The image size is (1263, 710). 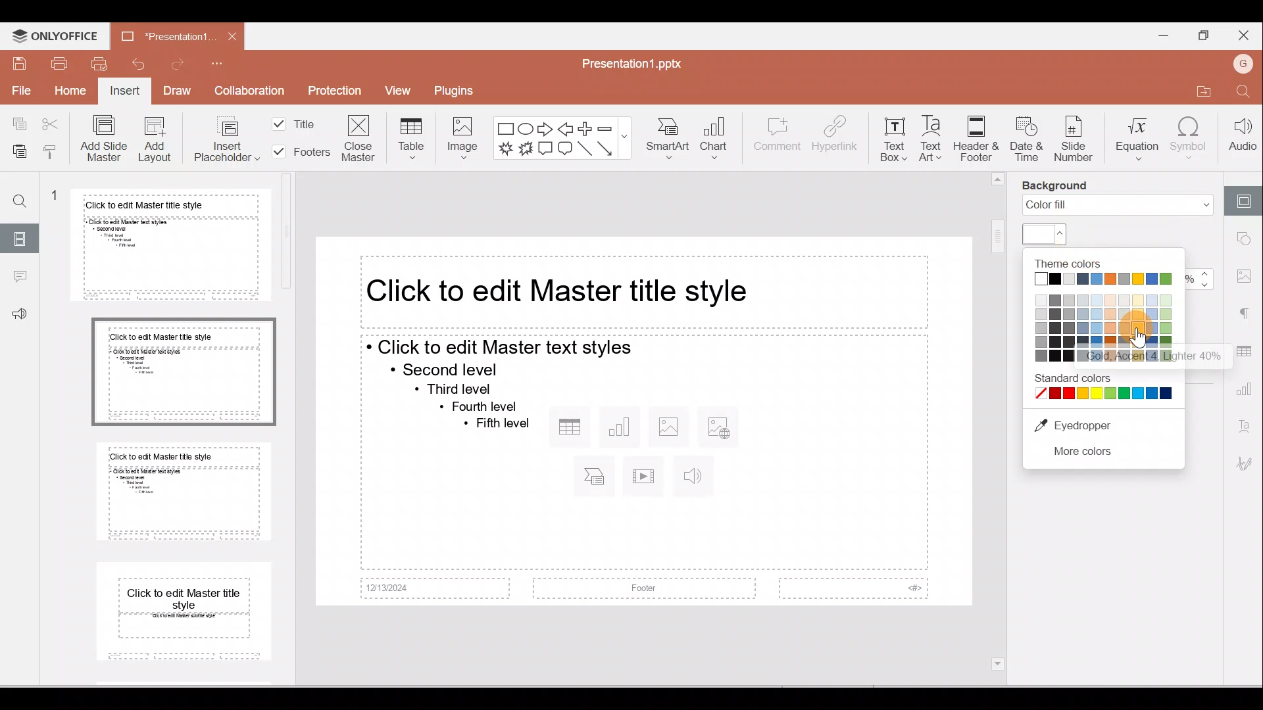 I want to click on Background, so click(x=1058, y=185).